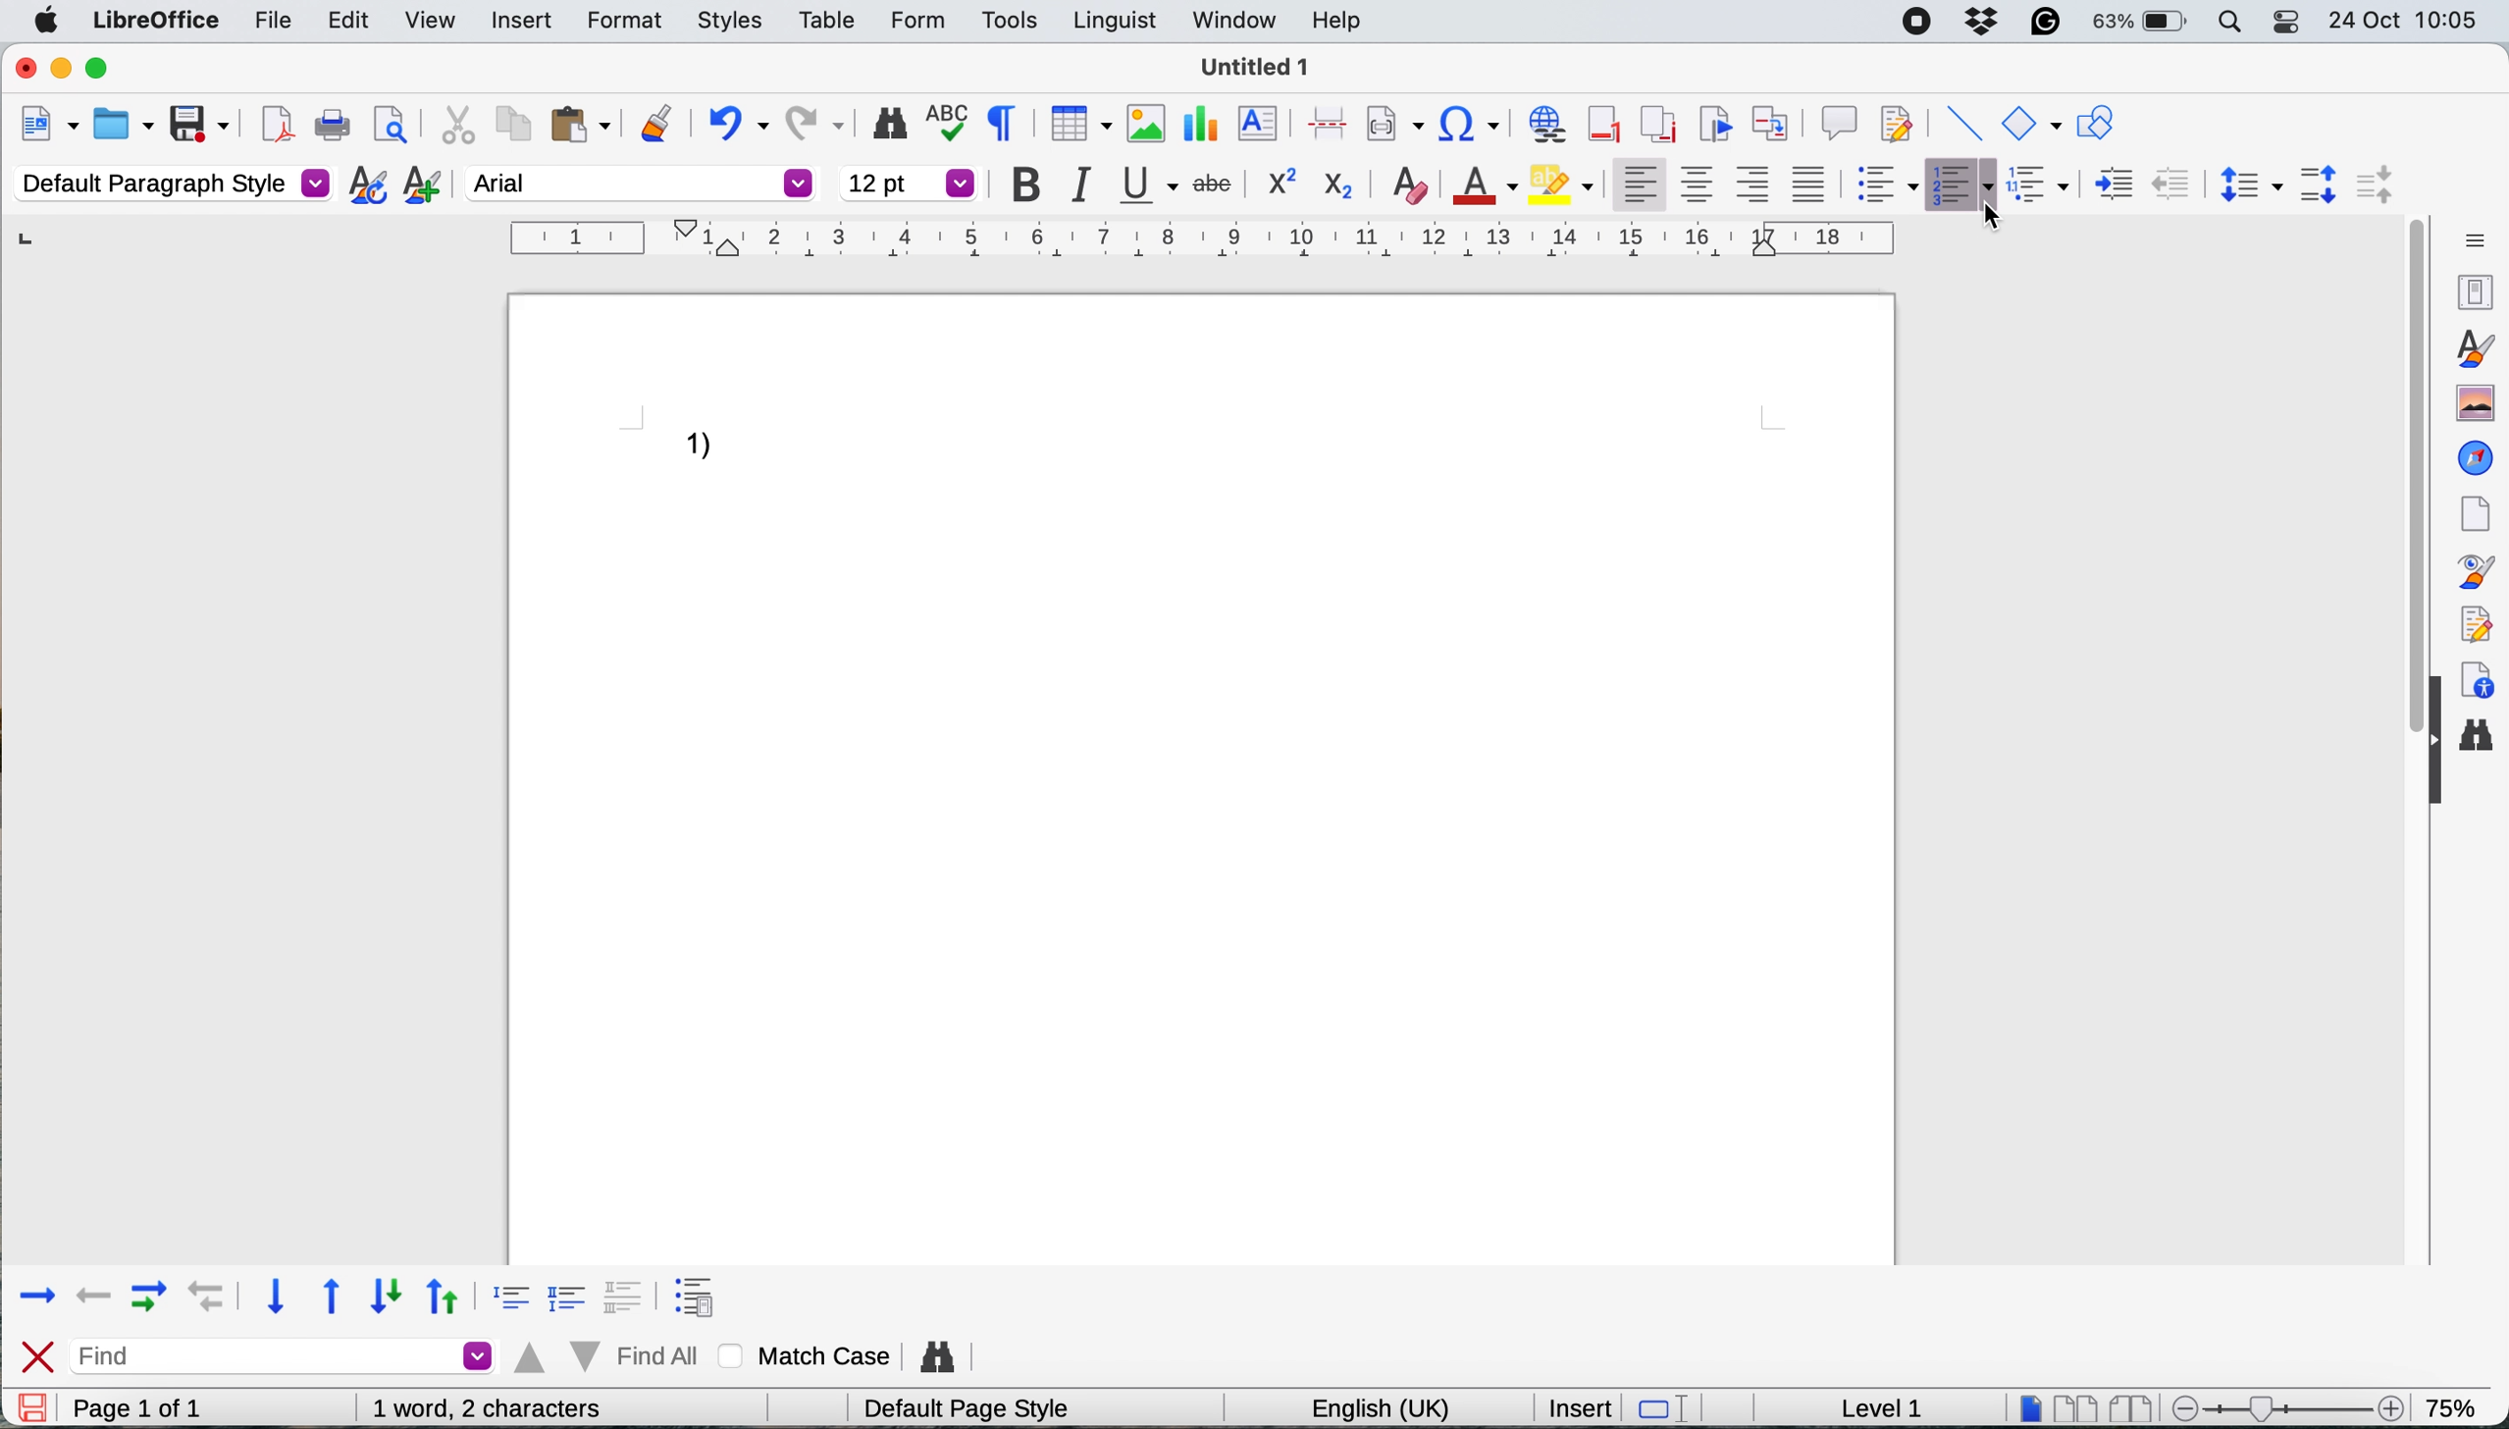 This screenshot has width=2509, height=1429. I want to click on collapse, so click(2432, 774).